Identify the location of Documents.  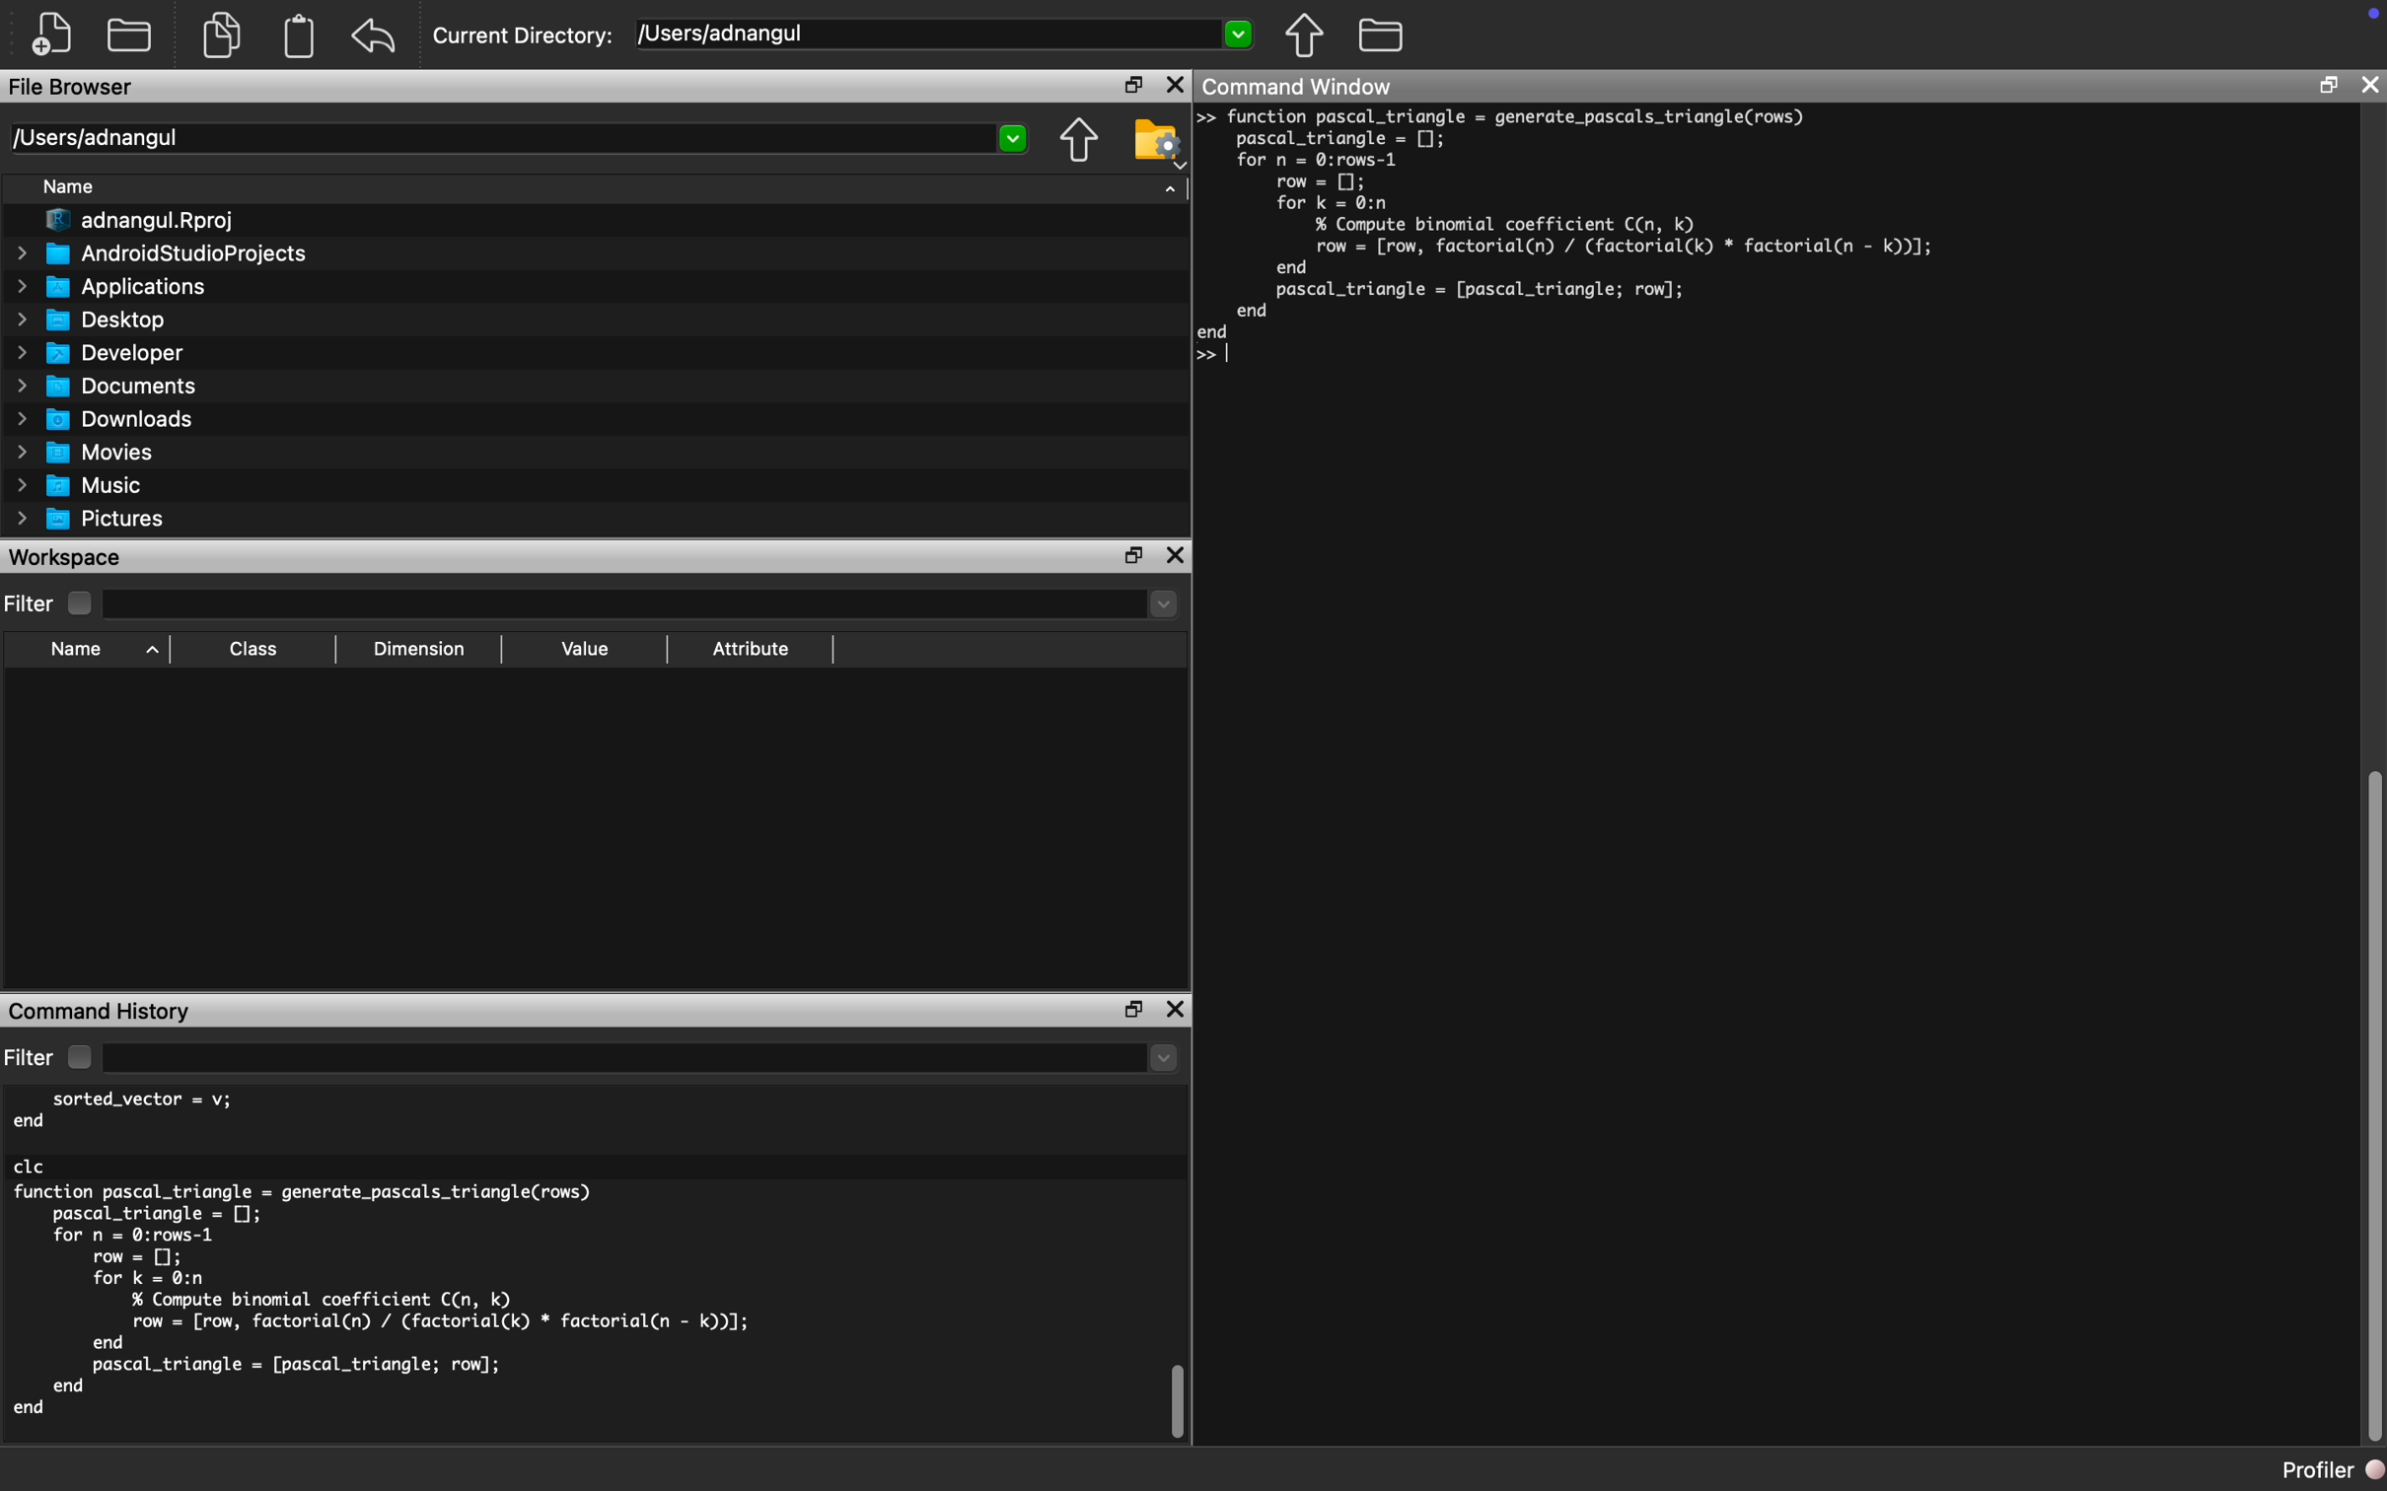
(108, 388).